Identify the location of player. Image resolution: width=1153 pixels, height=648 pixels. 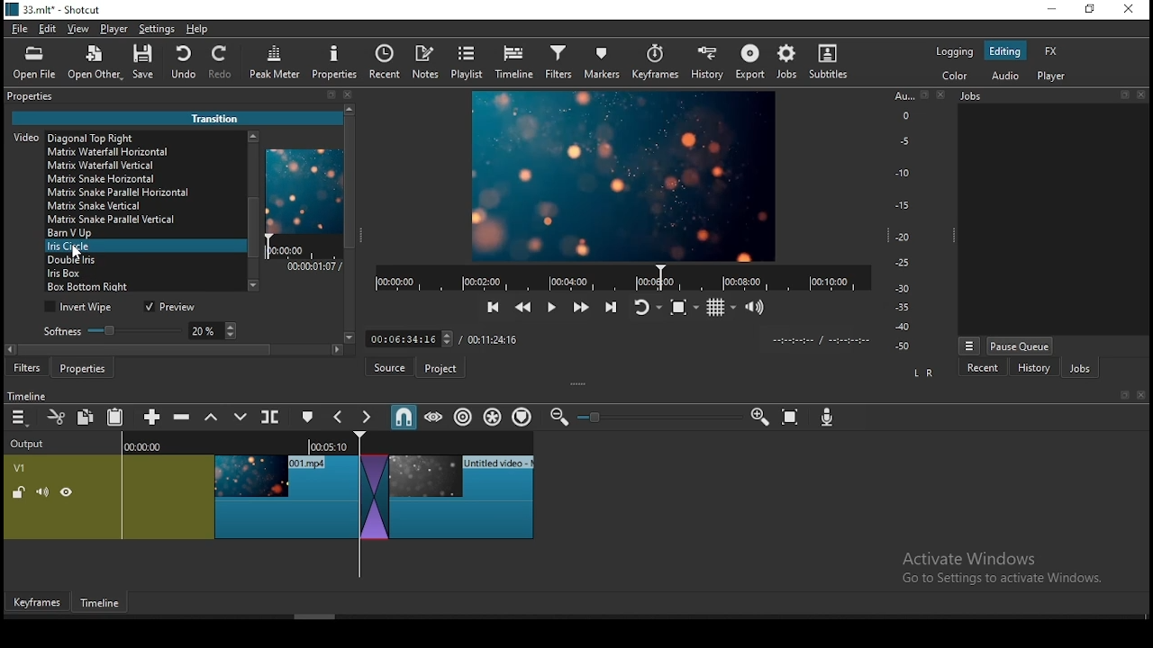
(1052, 77).